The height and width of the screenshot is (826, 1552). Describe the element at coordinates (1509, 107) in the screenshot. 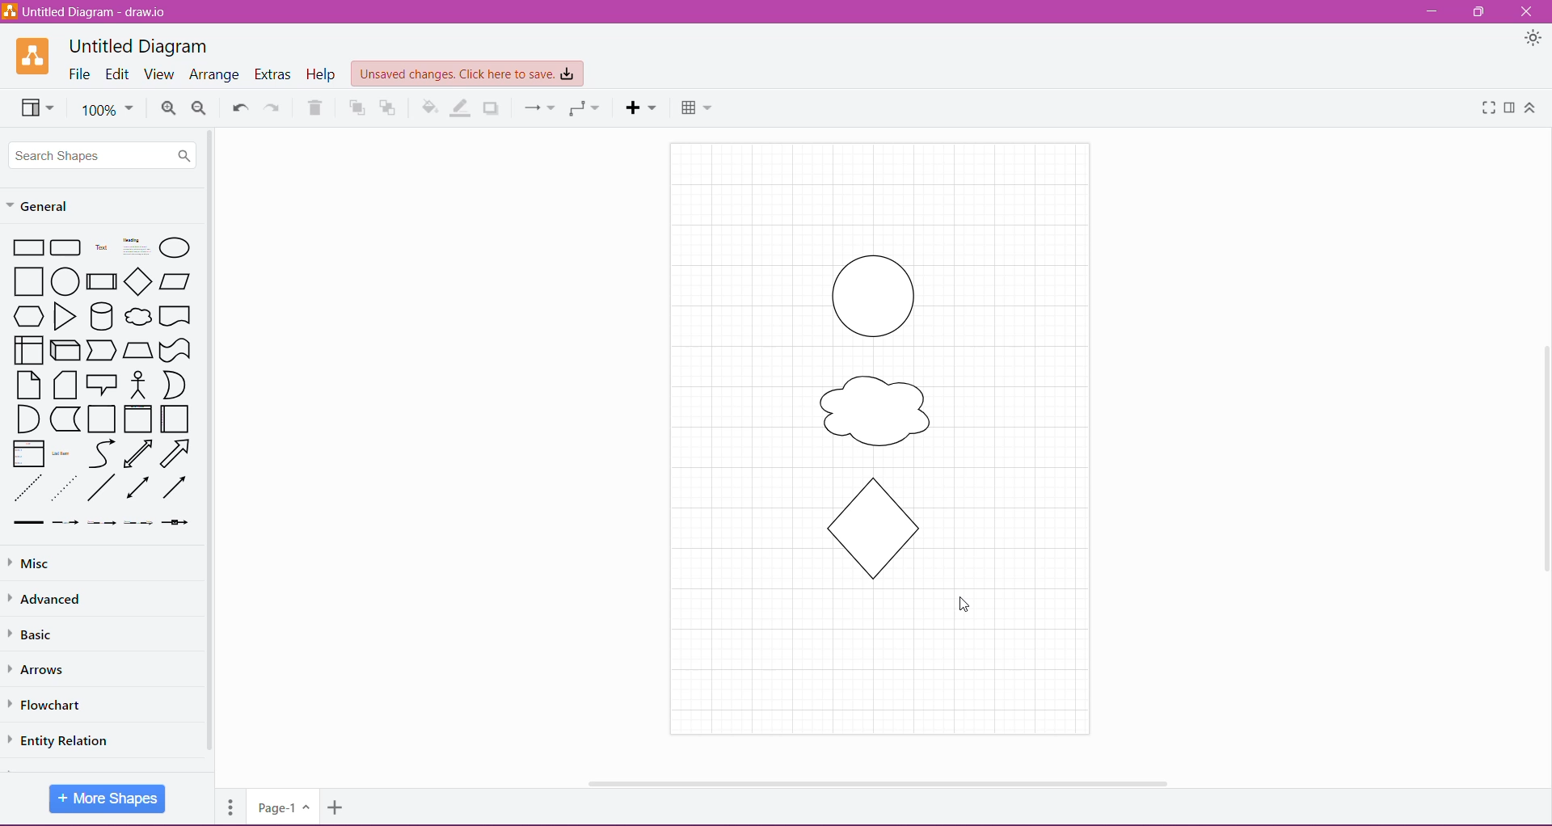

I see `Format` at that location.